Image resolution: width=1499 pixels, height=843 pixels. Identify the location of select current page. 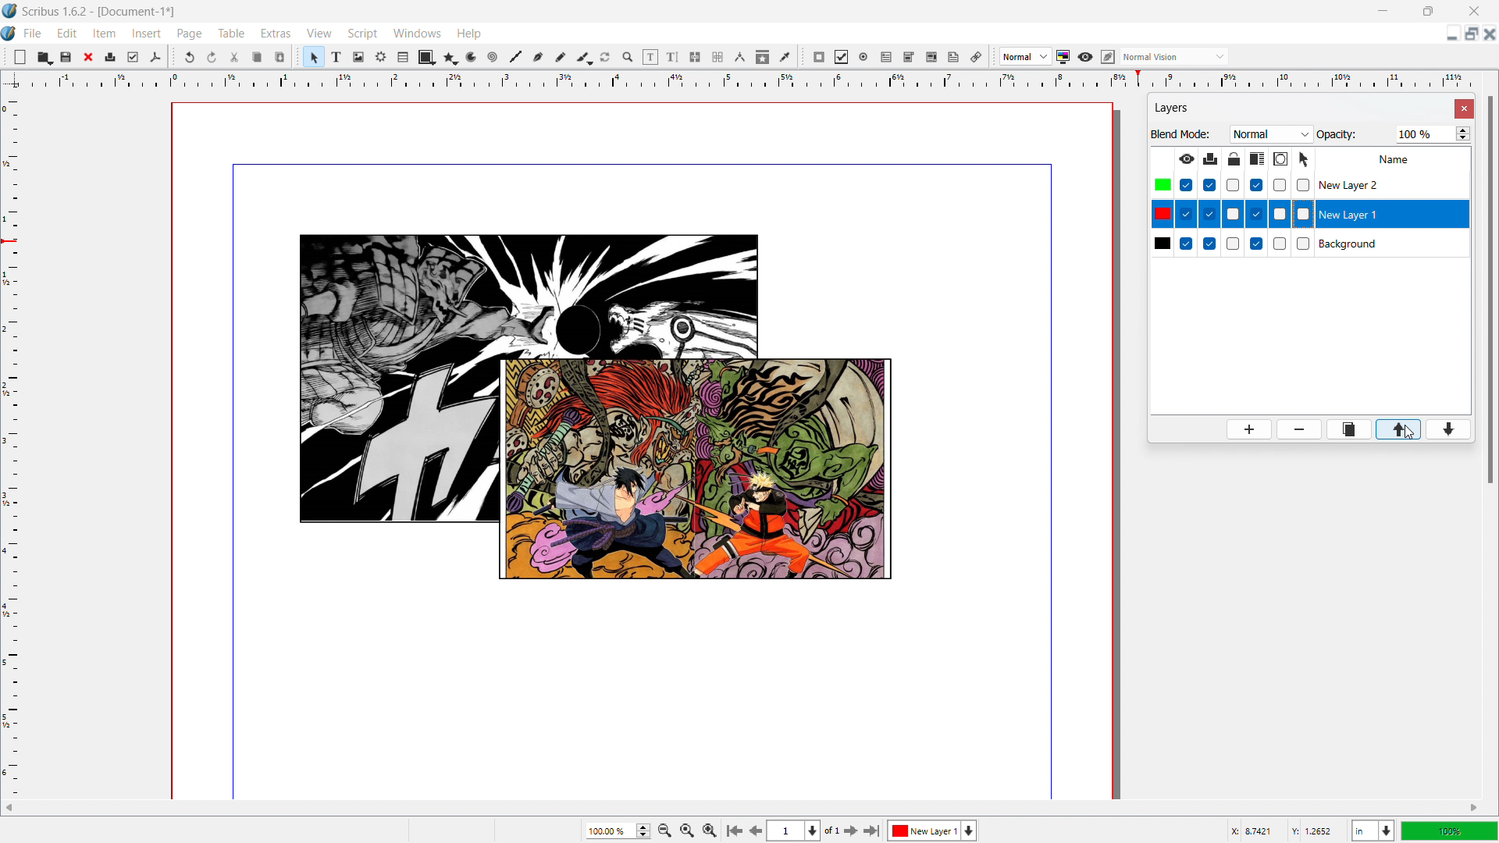
(795, 831).